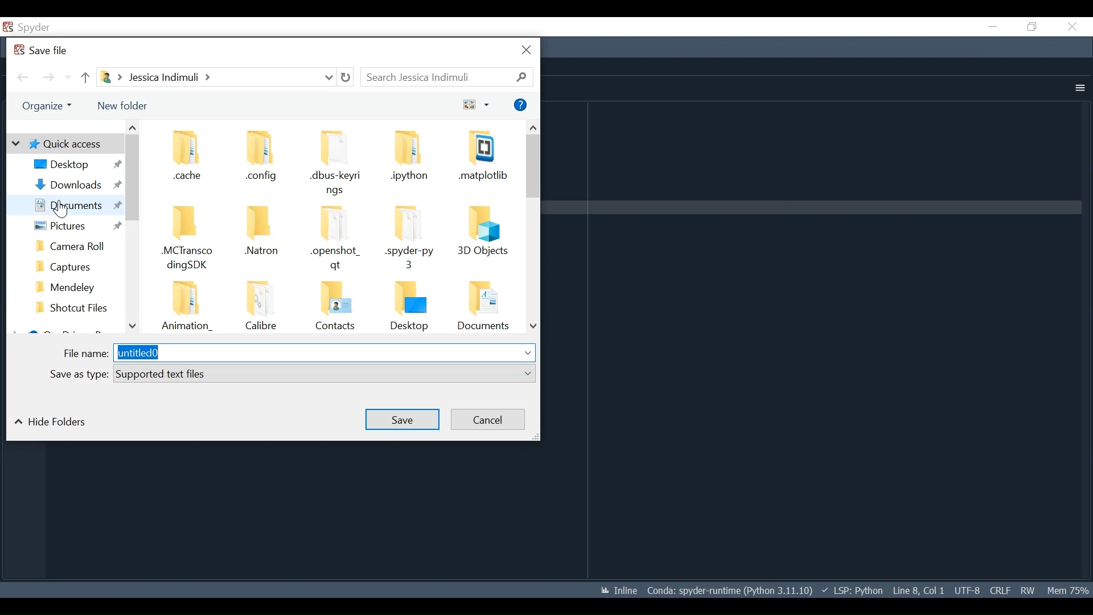  Describe the element at coordinates (190, 157) in the screenshot. I see `.cache` at that location.